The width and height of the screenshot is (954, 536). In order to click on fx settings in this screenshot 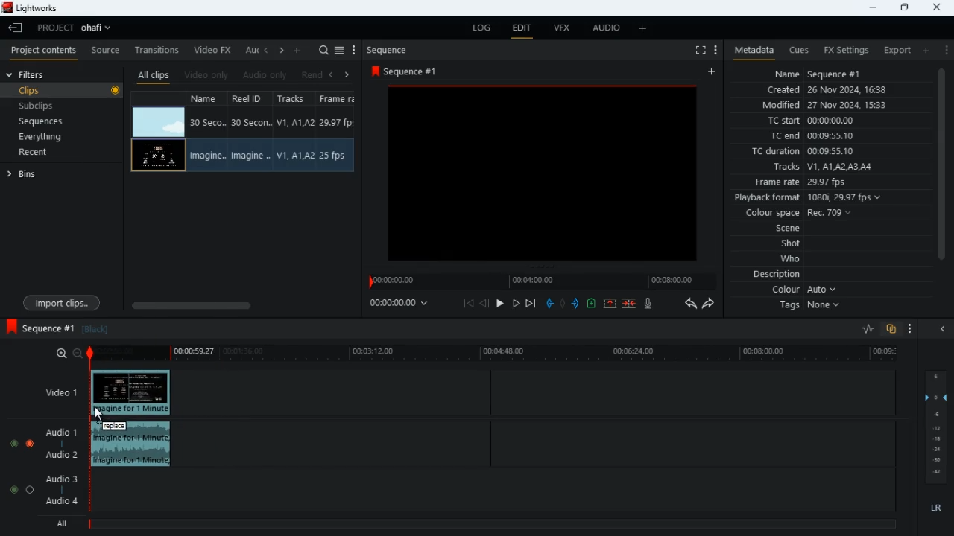, I will do `click(844, 48)`.